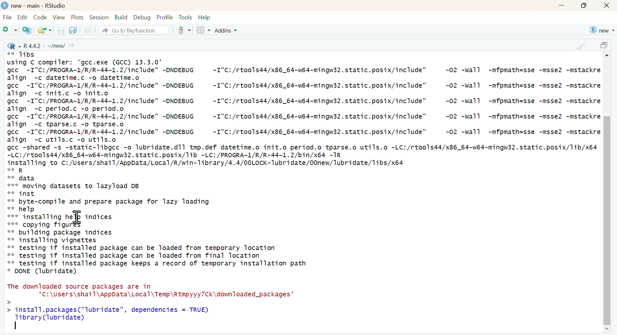 The width and height of the screenshot is (617, 335). I want to click on Code, so click(39, 17).